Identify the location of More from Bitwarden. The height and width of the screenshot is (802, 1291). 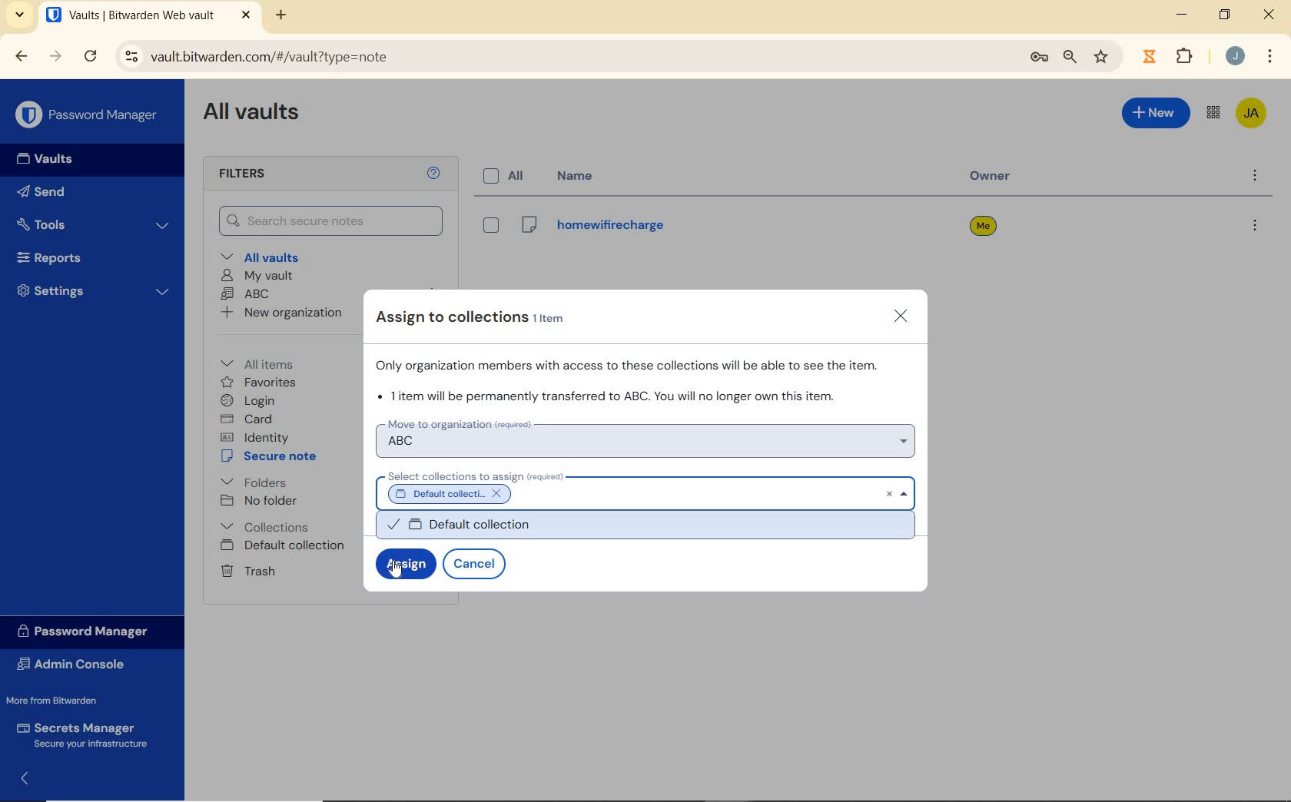
(62, 700).